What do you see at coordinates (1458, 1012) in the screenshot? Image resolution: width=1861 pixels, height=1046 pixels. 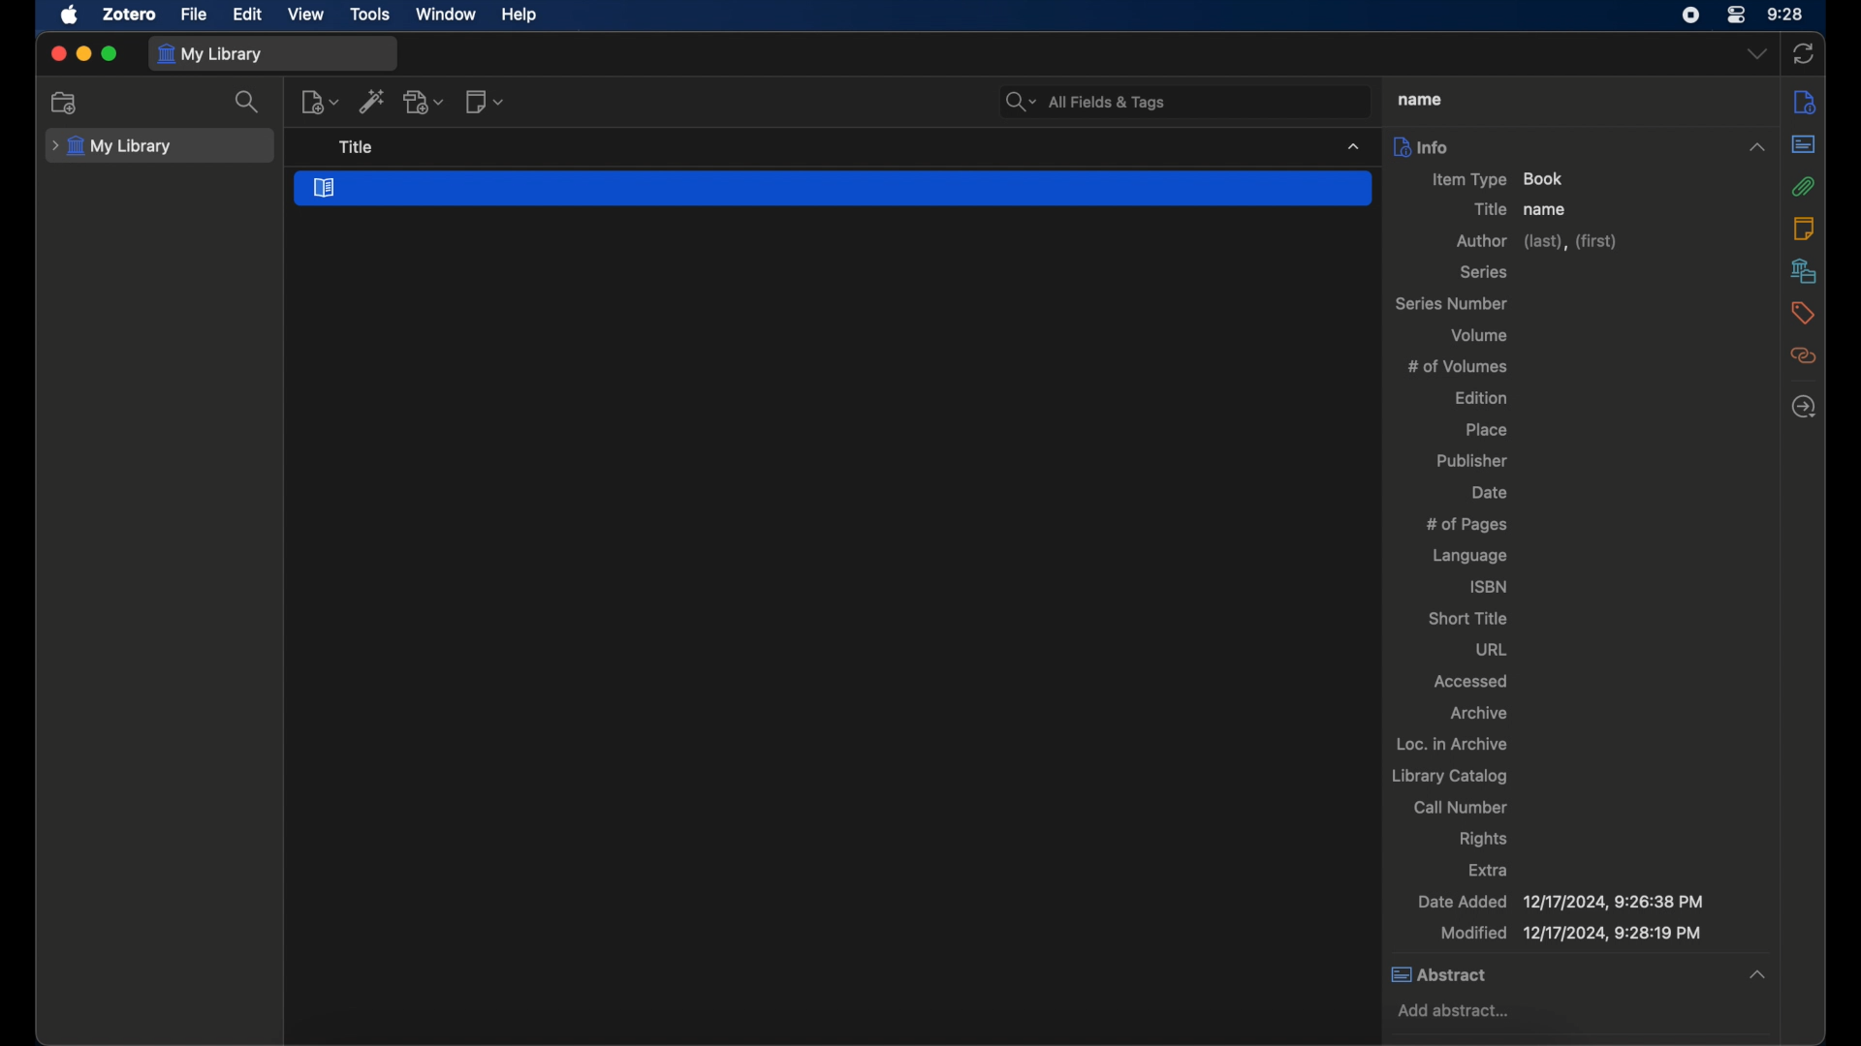 I see `add abstract` at bounding box center [1458, 1012].